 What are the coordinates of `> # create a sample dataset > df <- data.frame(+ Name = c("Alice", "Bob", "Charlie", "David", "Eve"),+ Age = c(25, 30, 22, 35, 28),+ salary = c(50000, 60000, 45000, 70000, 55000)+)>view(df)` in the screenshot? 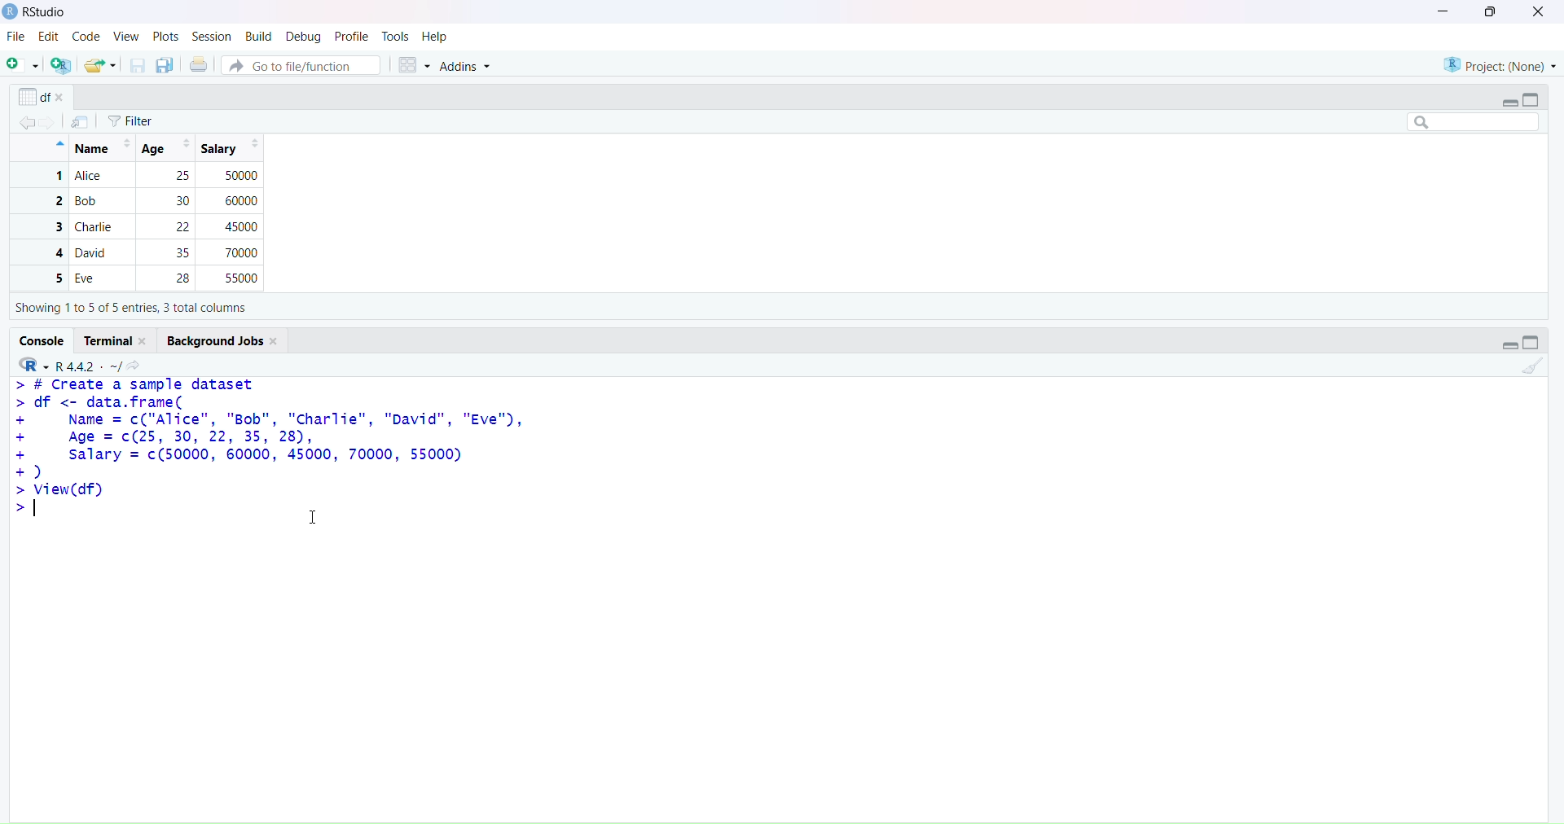 It's located at (282, 445).